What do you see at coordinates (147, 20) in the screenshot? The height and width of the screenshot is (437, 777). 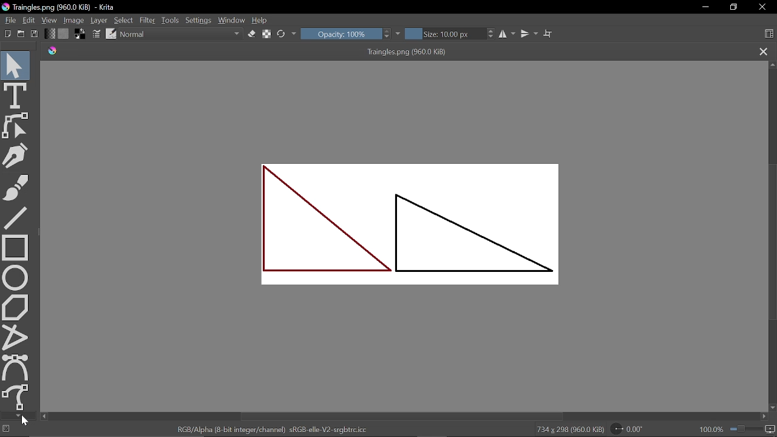 I see `Filter` at bounding box center [147, 20].